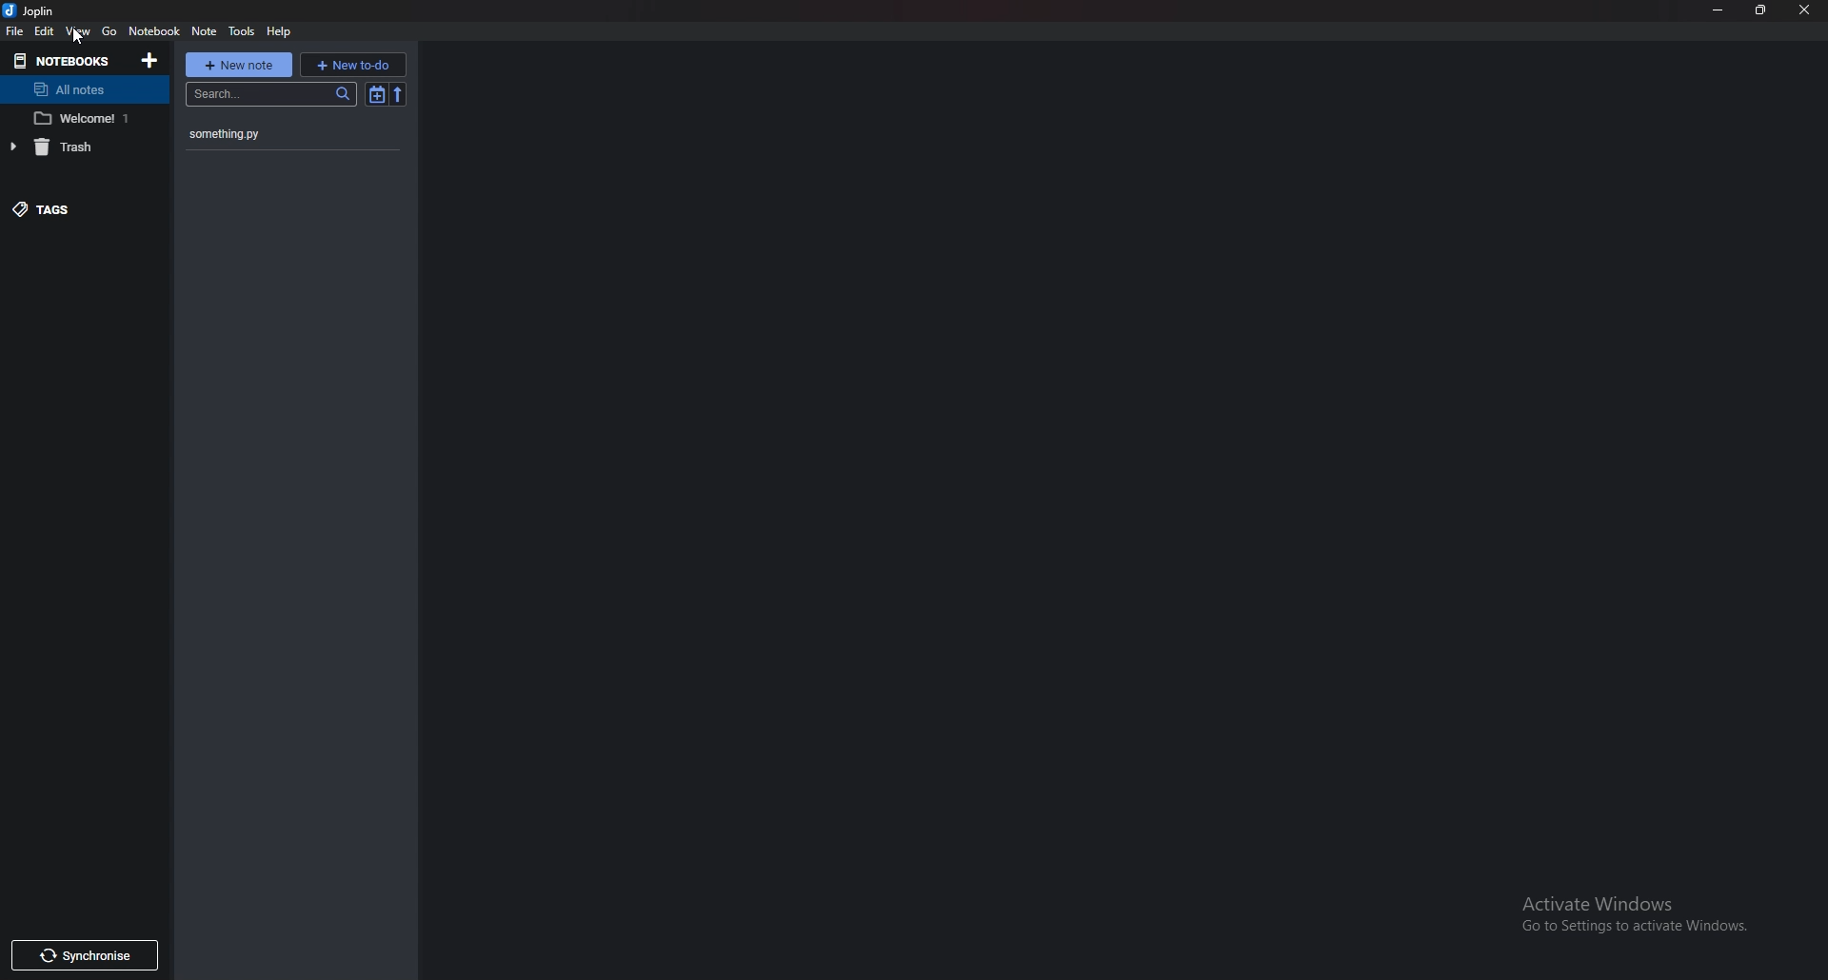 This screenshot has height=980, width=1828. What do you see at coordinates (1759, 10) in the screenshot?
I see `Resize` at bounding box center [1759, 10].